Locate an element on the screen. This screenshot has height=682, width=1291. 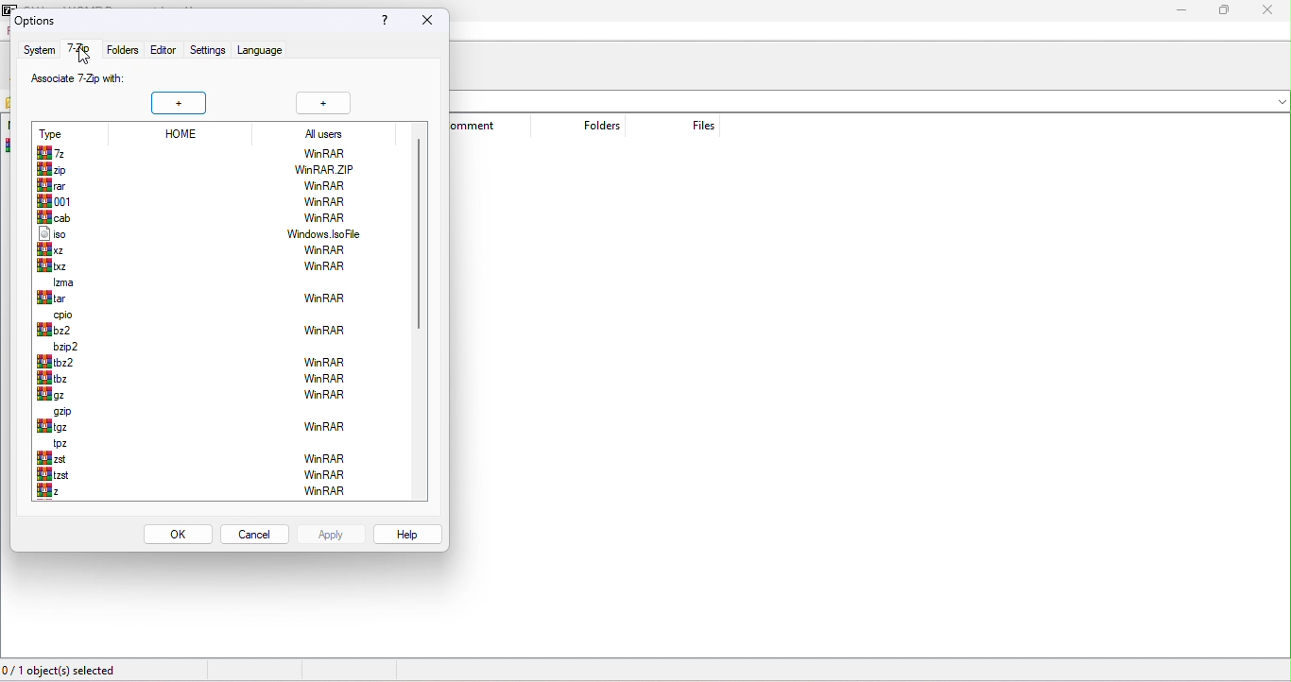
winrar is located at coordinates (326, 329).